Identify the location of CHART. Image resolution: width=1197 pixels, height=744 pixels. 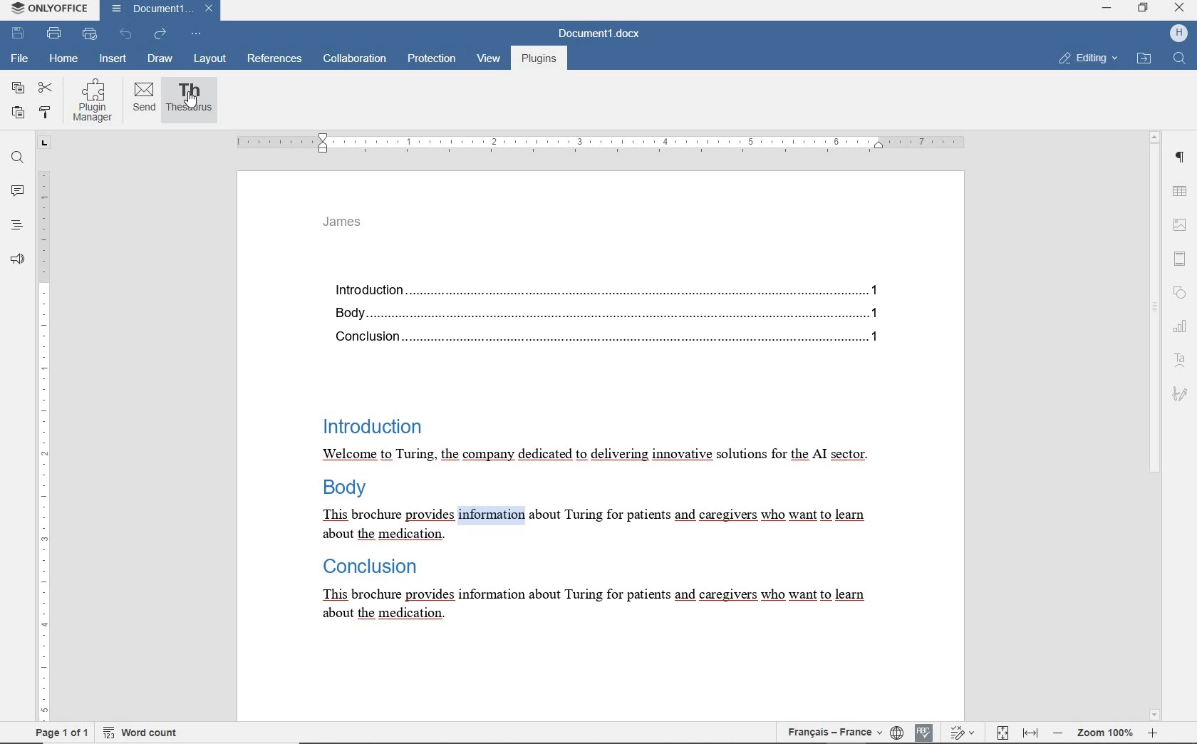
(1182, 327).